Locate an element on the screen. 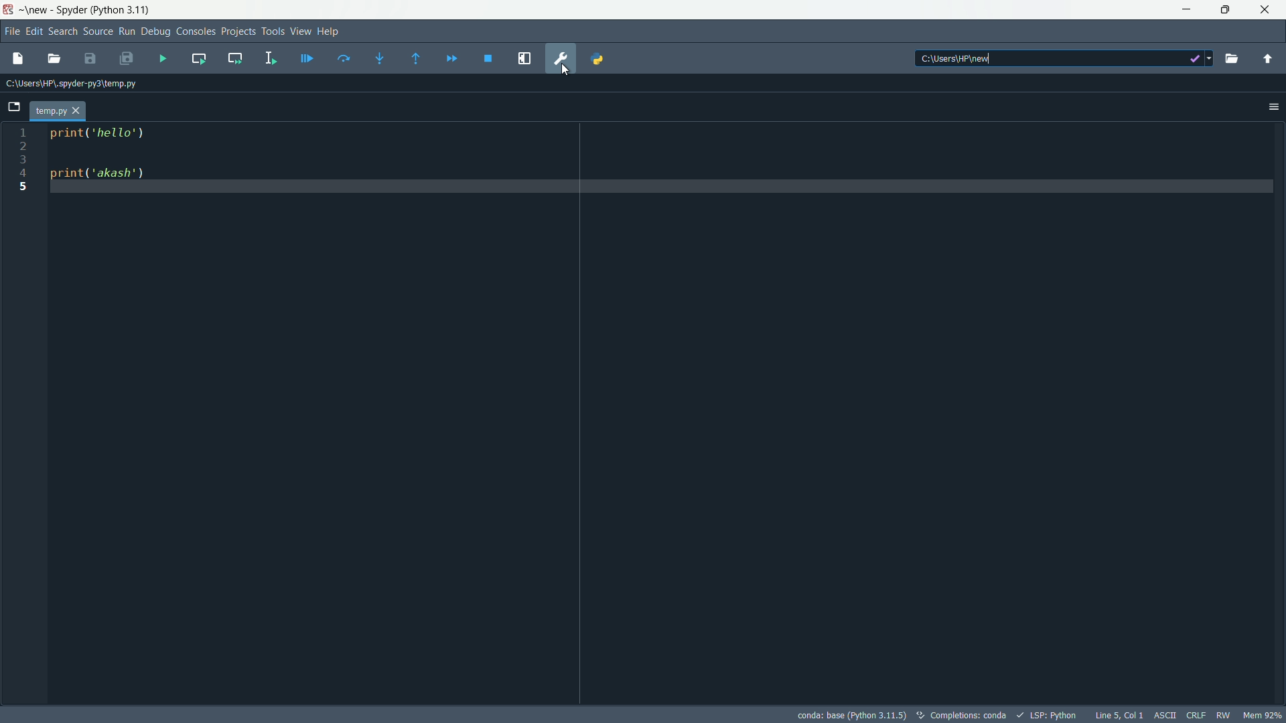 This screenshot has width=1286, height=723. C:\Users\HP\spyder-py3\temp.py is located at coordinates (72, 84).